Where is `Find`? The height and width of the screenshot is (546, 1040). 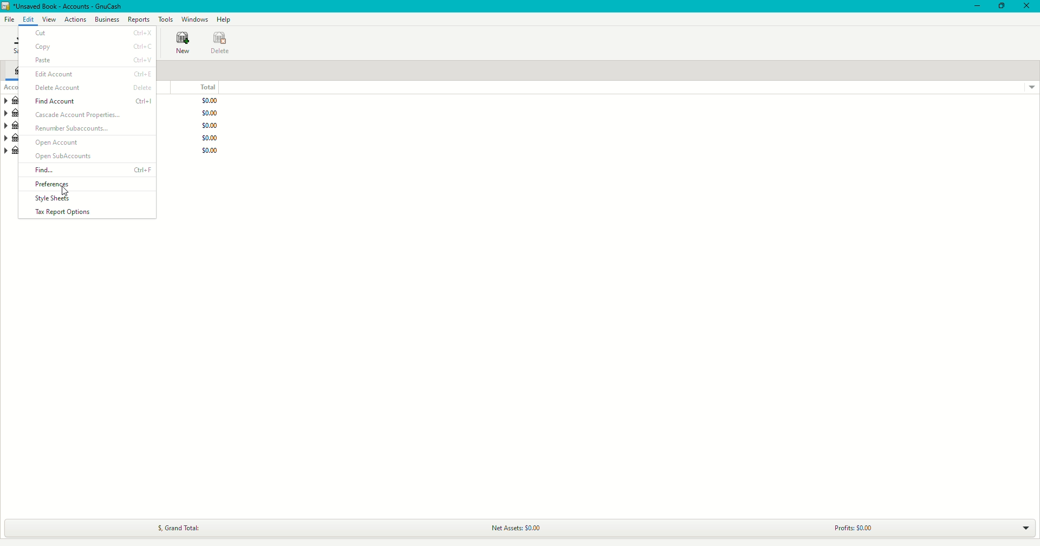
Find is located at coordinates (88, 170).